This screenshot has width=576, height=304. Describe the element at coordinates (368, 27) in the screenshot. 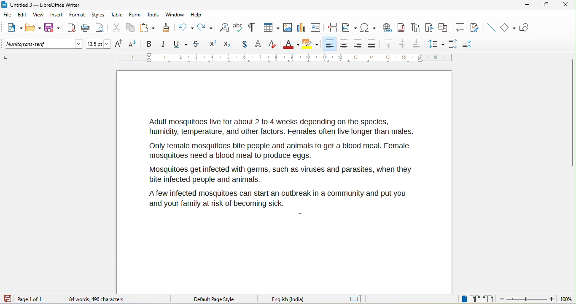

I see `special character` at that location.